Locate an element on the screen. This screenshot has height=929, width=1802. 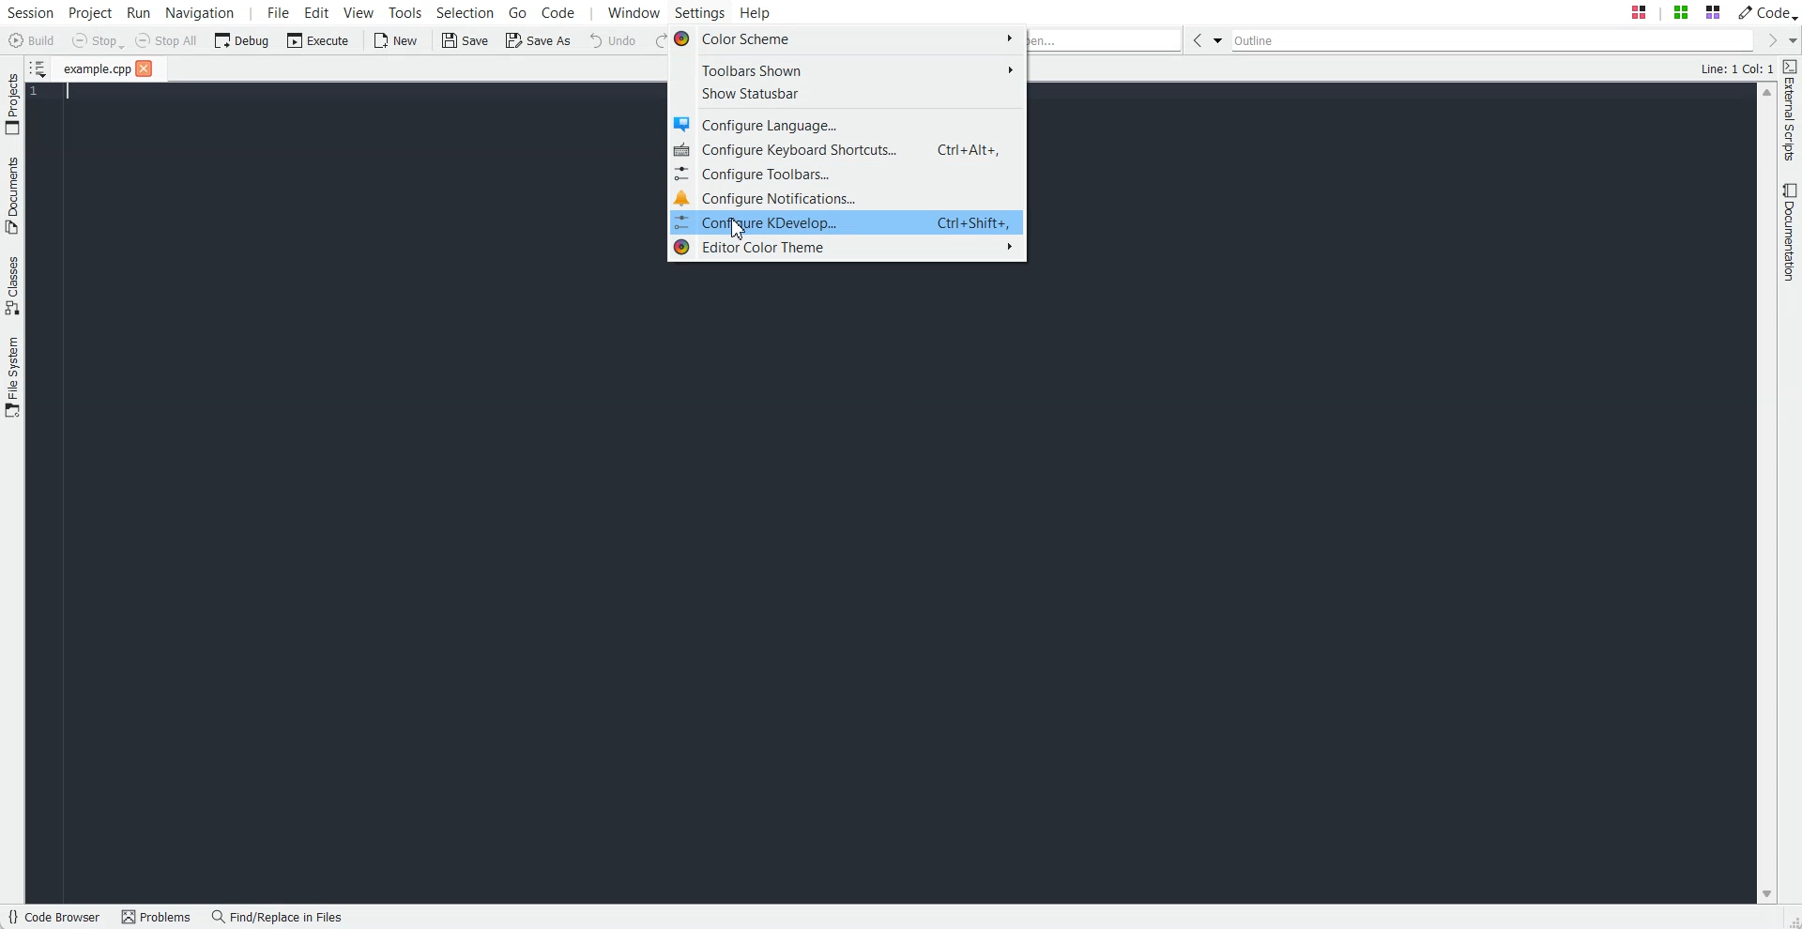
Help is located at coordinates (756, 12).